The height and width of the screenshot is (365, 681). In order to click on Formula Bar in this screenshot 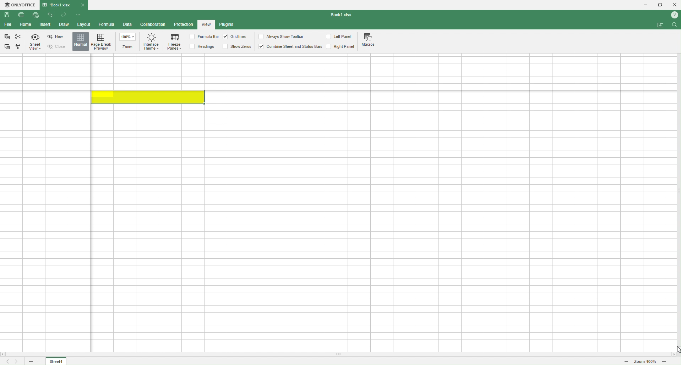, I will do `click(203, 37)`.